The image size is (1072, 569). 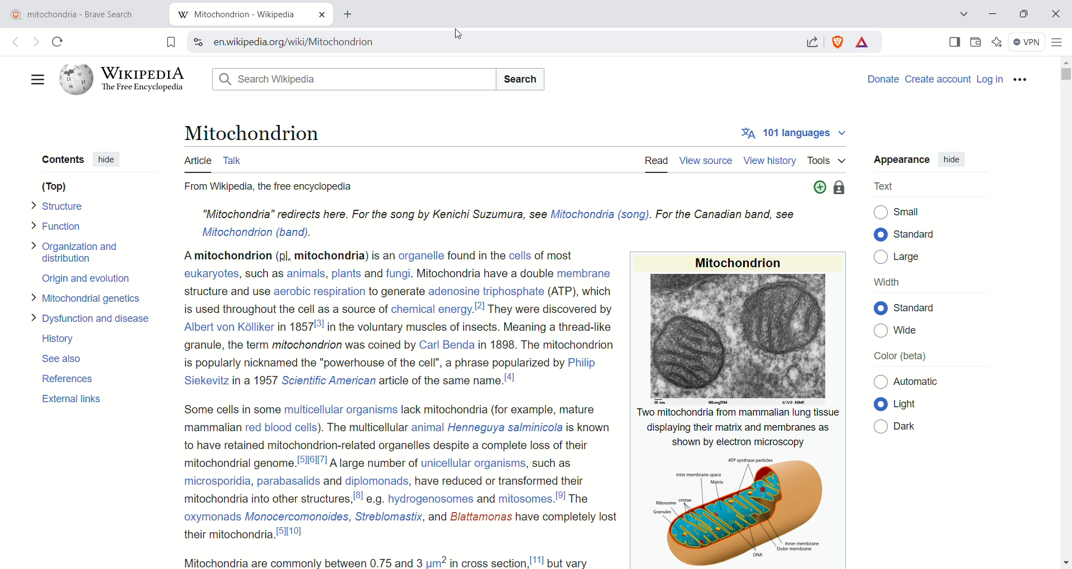 What do you see at coordinates (281, 186) in the screenshot?
I see `From Wikipedia, the free encyclopedia` at bounding box center [281, 186].